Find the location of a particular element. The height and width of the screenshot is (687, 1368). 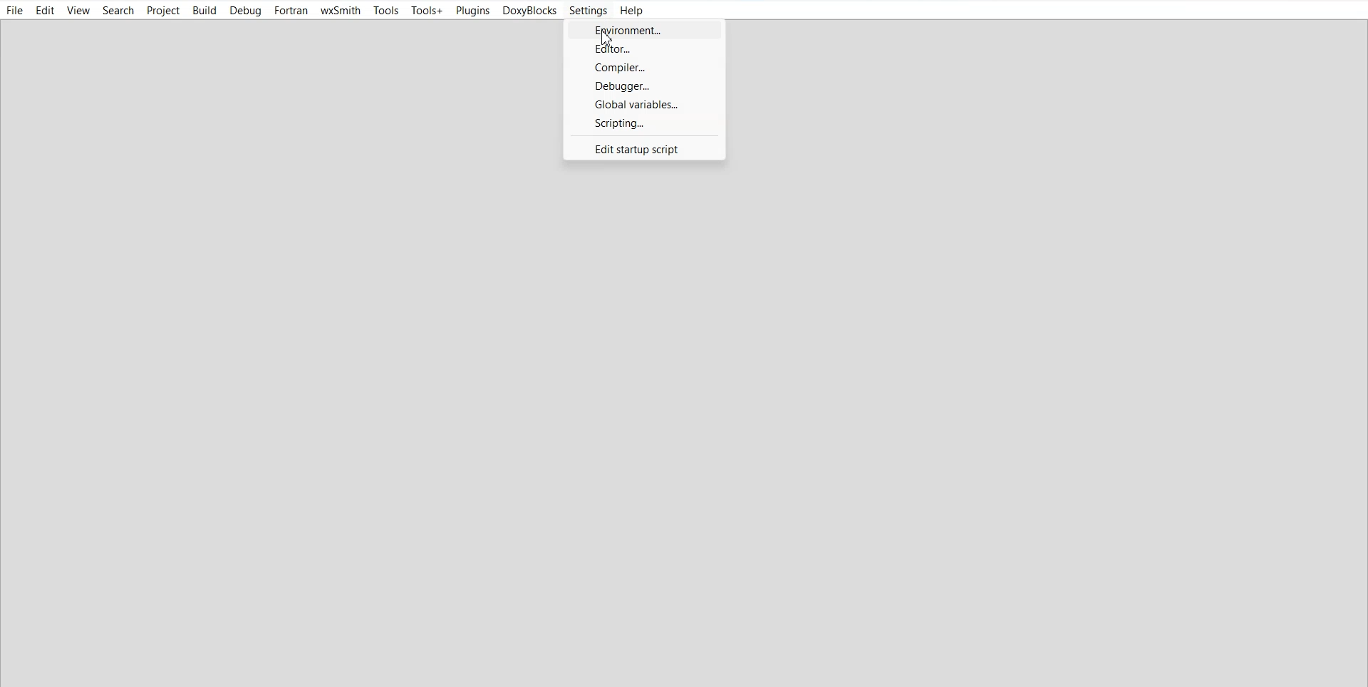

Compiler is located at coordinates (646, 66).